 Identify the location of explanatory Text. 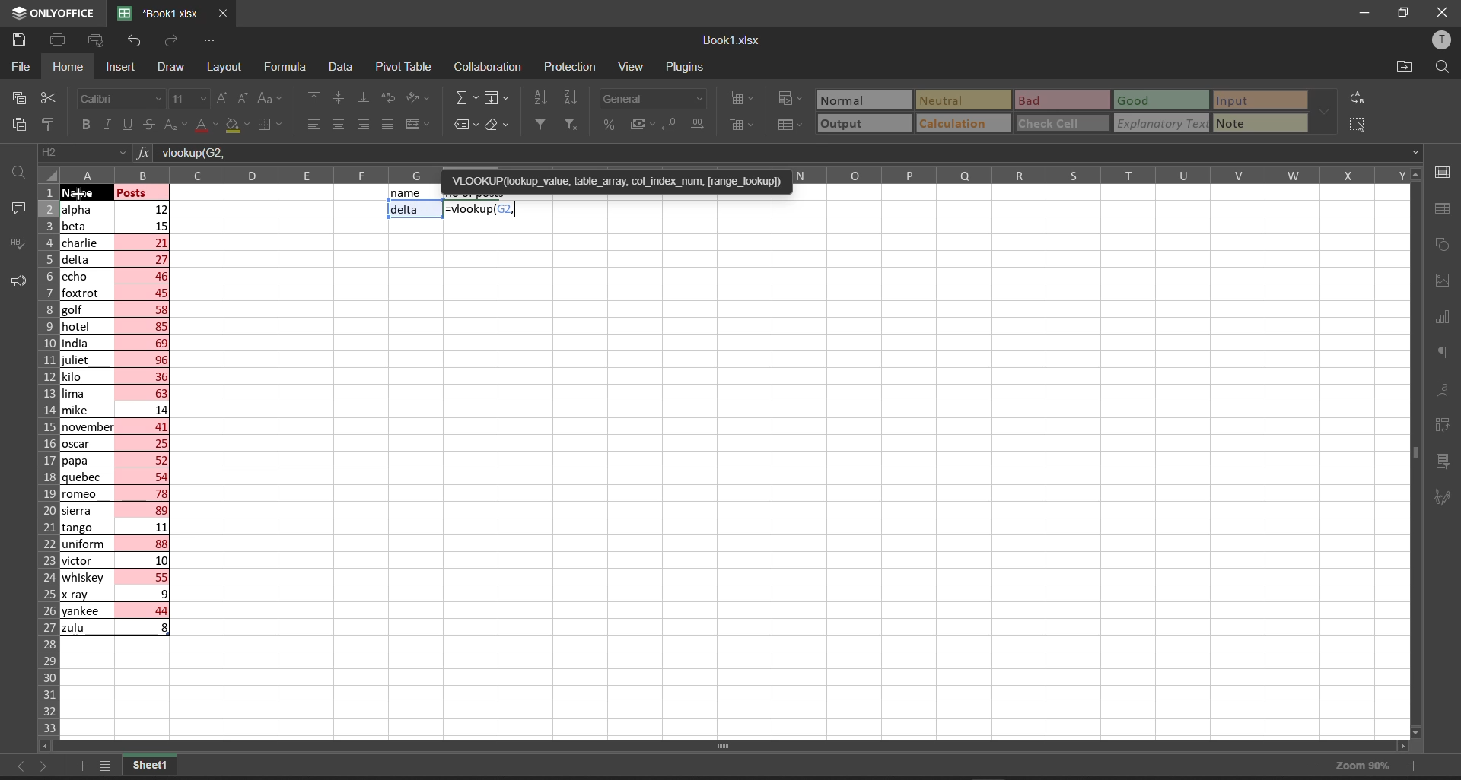
(1160, 123).